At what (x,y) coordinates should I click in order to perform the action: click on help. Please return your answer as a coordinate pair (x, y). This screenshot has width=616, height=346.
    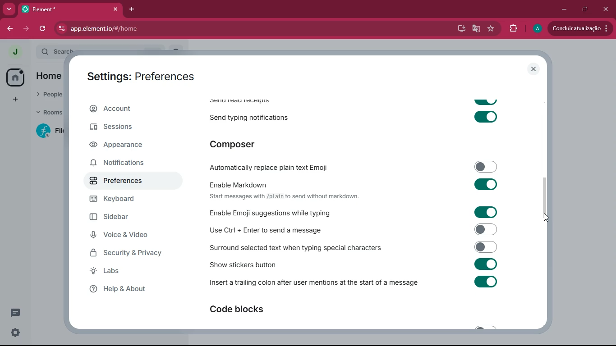
    Looking at the image, I should click on (125, 289).